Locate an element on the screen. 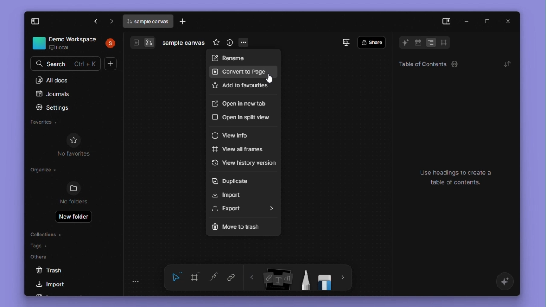 The height and width of the screenshot is (307, 546). Open in split view is located at coordinates (242, 118).